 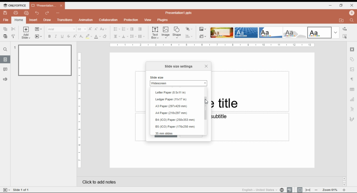 I want to click on profile, so click(x=352, y=13).